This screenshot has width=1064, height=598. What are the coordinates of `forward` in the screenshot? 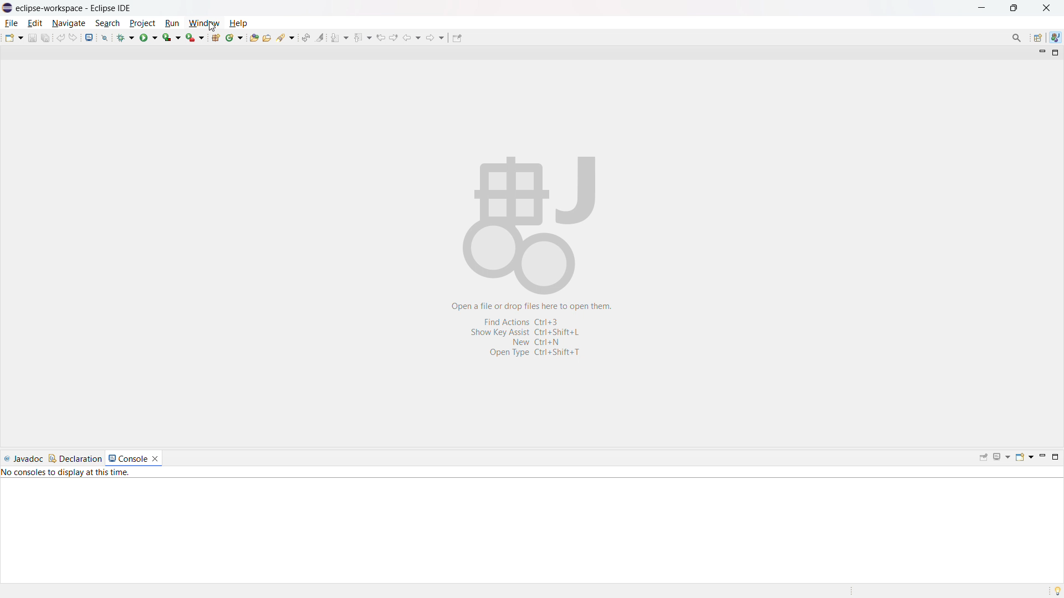 It's located at (435, 37).